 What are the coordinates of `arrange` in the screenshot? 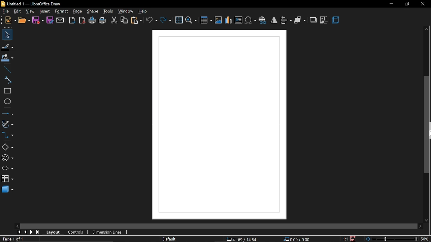 It's located at (300, 20).